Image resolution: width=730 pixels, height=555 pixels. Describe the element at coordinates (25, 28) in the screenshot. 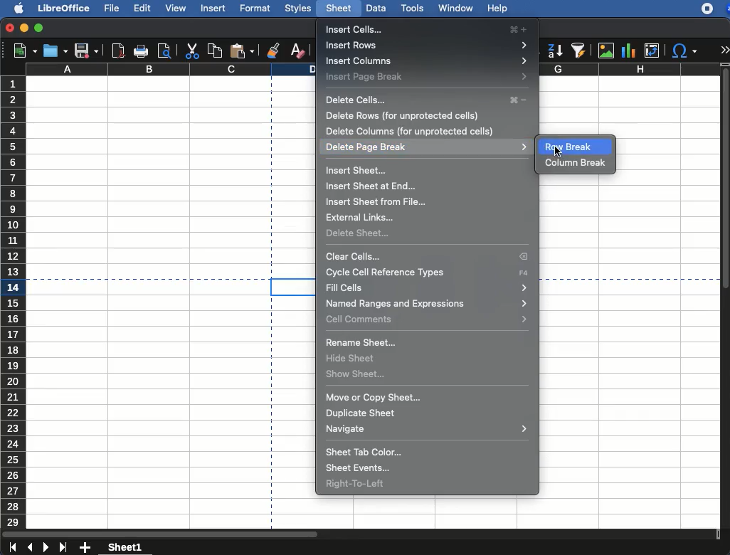

I see `minimize` at that location.